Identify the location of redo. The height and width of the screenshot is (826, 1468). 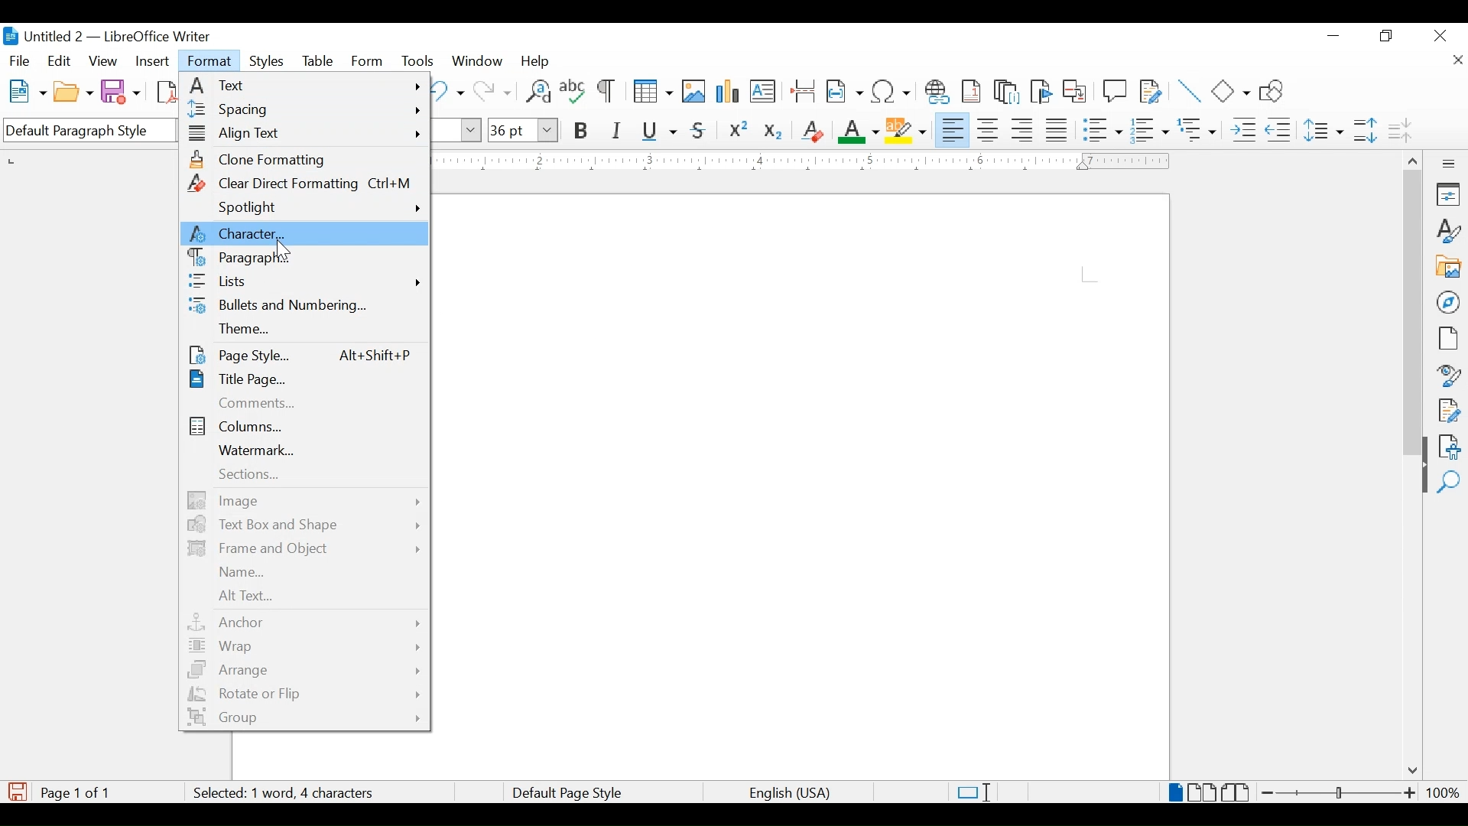
(493, 92).